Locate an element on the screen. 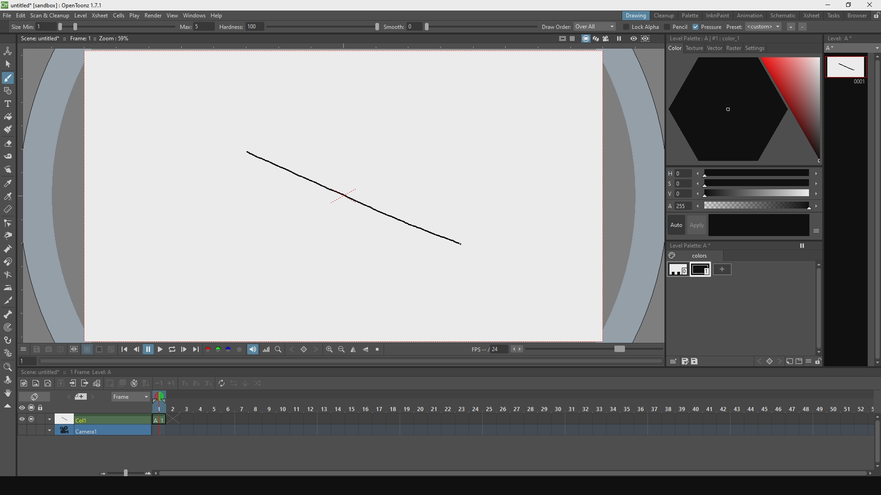 The image size is (881, 495). close is located at coordinates (869, 5).